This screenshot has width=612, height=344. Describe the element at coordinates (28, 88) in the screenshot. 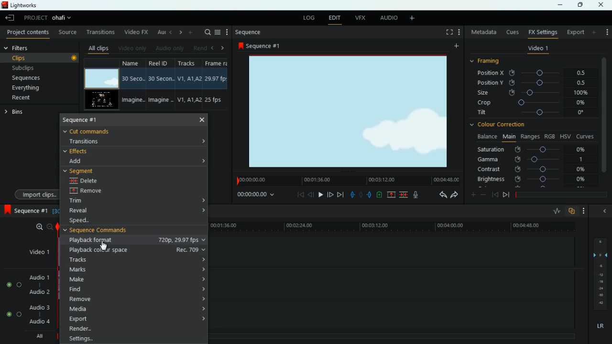

I see `everything` at that location.